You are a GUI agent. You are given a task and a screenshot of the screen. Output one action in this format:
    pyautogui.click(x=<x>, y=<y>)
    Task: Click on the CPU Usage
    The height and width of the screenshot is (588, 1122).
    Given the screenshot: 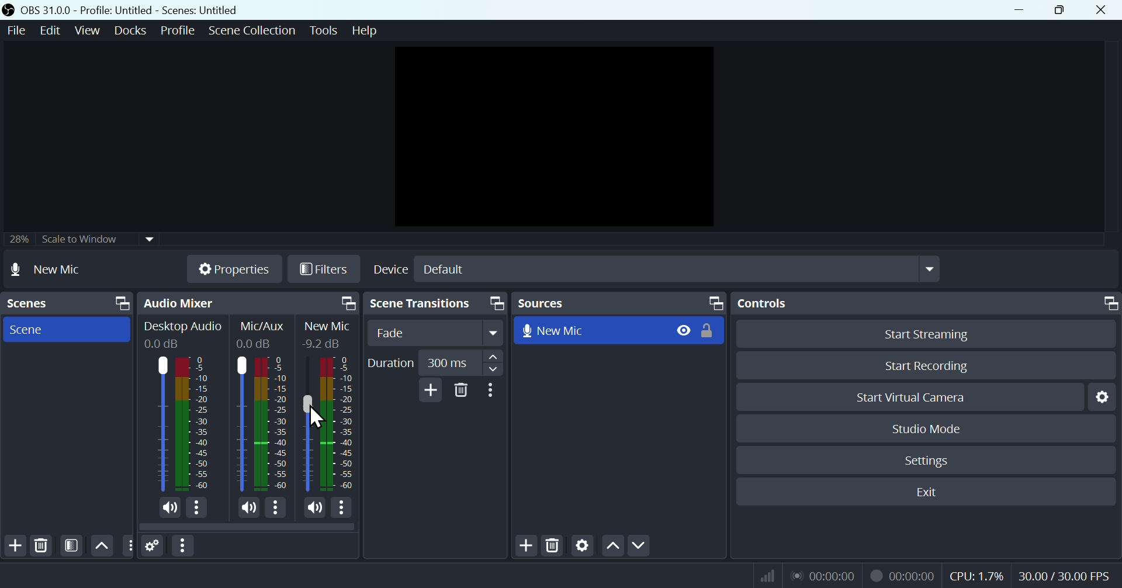 What is the action you would take?
    pyautogui.click(x=977, y=576)
    